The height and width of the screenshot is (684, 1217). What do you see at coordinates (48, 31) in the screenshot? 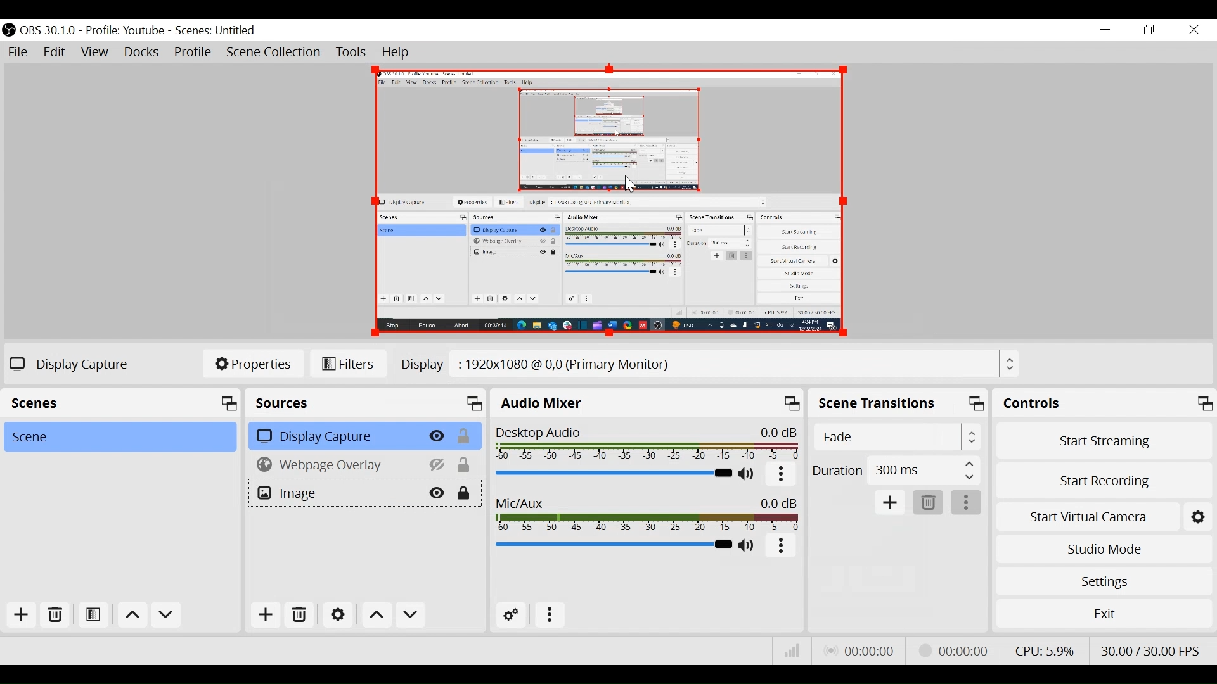
I see `OBS Version` at bounding box center [48, 31].